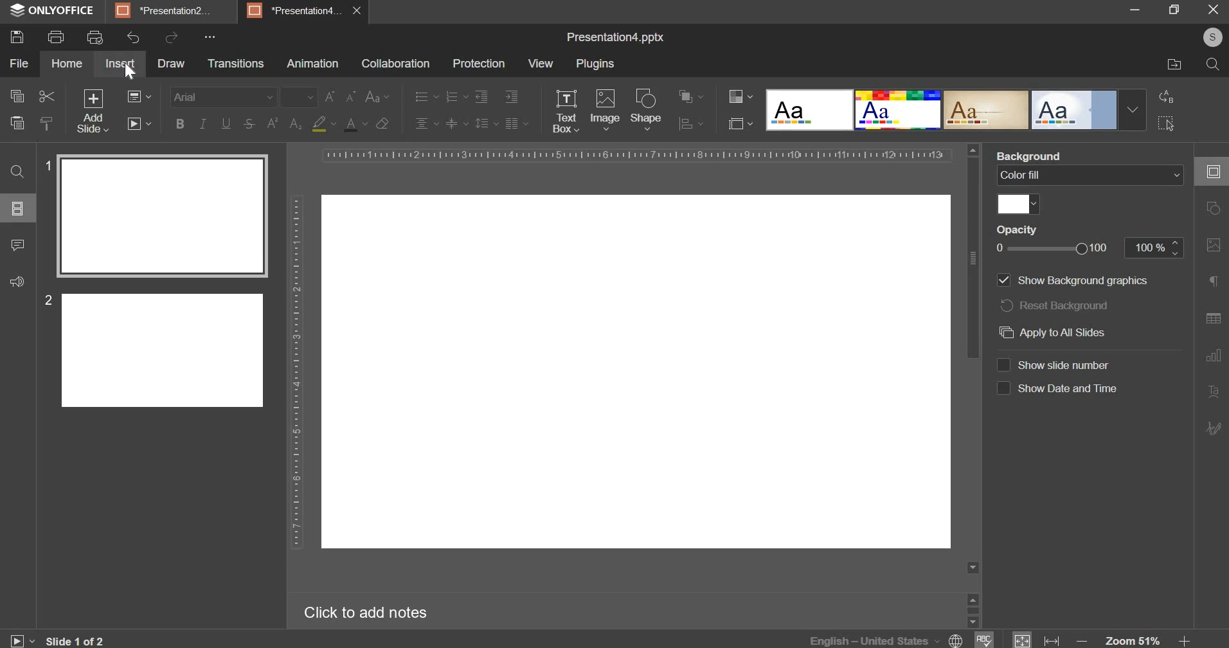 This screenshot has width=1229, height=648. I want to click on Show Date and lime, so click(1074, 388).